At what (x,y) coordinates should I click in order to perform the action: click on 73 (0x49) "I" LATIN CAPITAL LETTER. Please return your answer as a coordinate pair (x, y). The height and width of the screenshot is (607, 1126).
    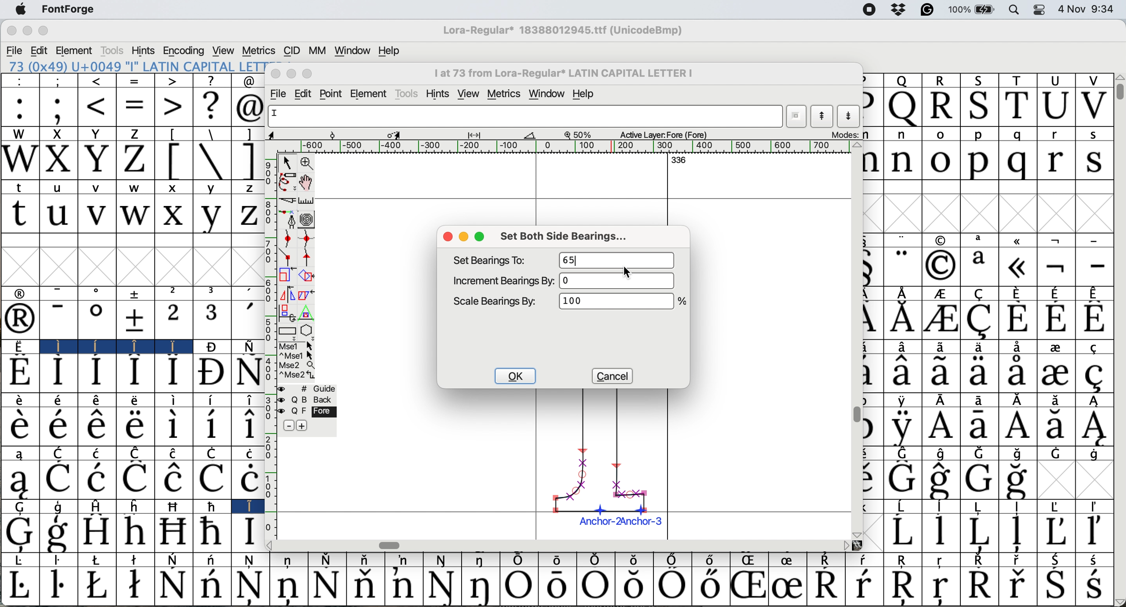
    Looking at the image, I should click on (133, 66).